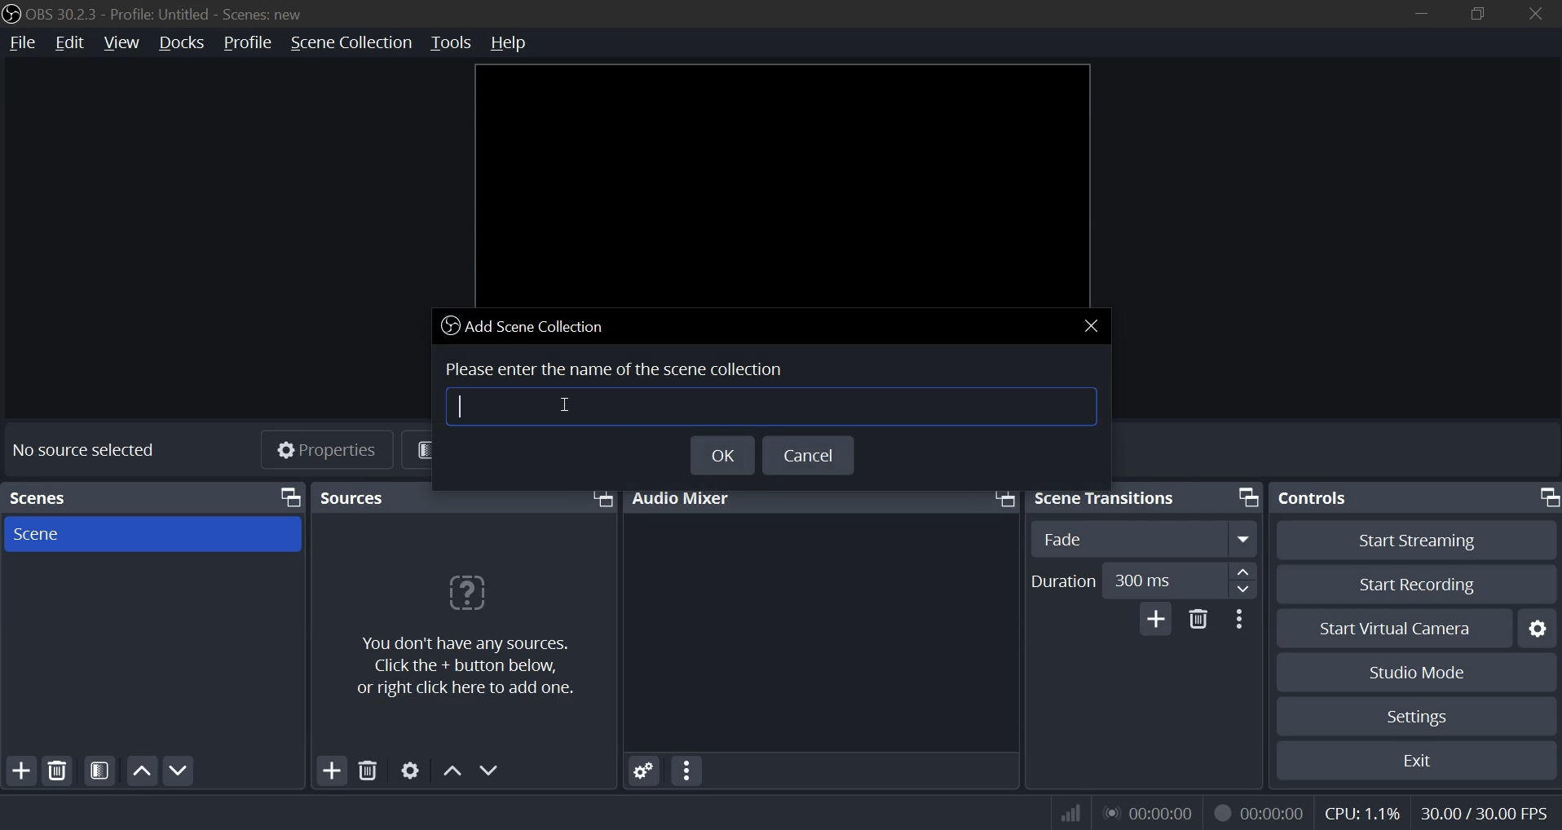  Describe the element at coordinates (562, 404) in the screenshot. I see `cursor` at that location.